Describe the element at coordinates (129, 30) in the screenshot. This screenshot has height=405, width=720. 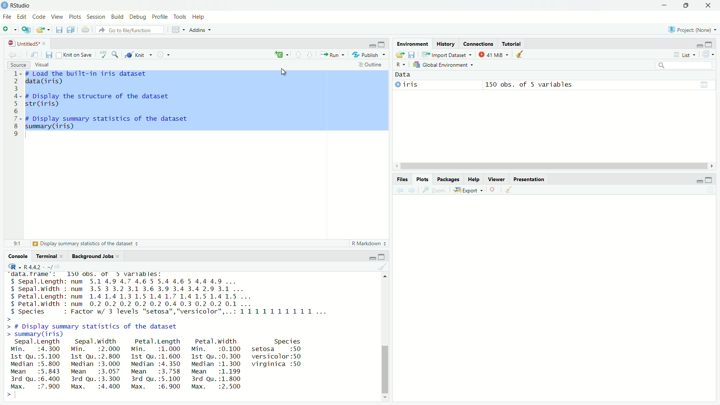
I see `Go to file/function` at that location.